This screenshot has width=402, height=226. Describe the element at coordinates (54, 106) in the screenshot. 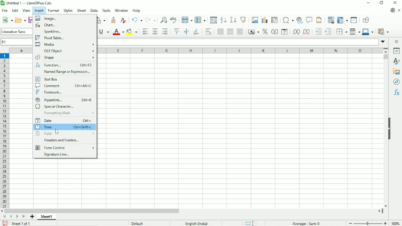

I see `Special characters` at that location.